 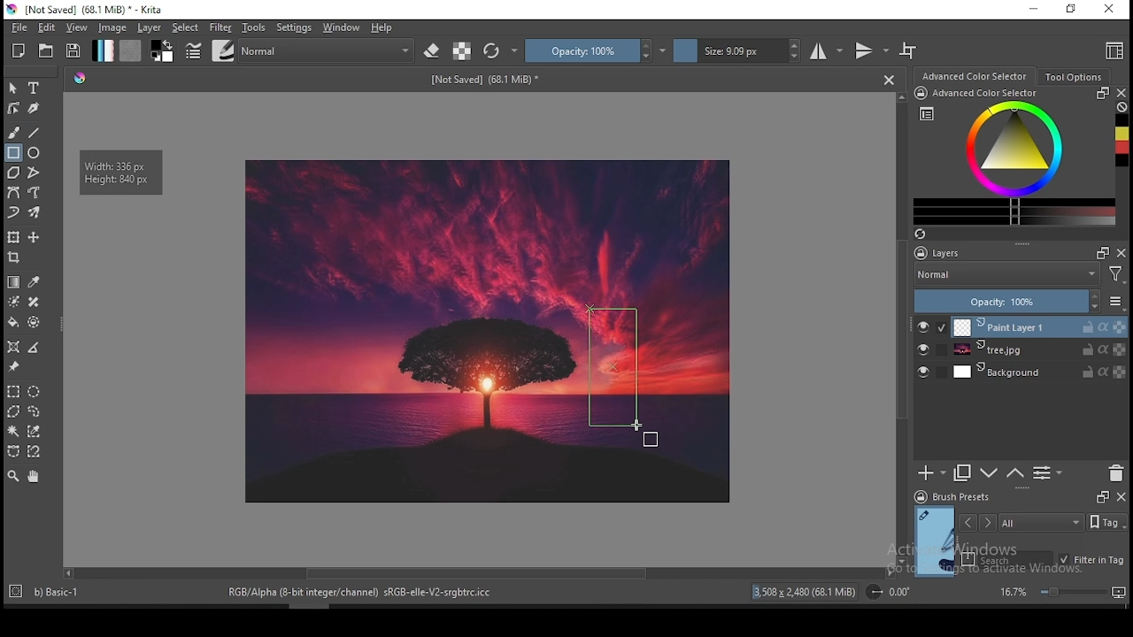 What do you see at coordinates (1035, 11) in the screenshot?
I see `minimize` at bounding box center [1035, 11].